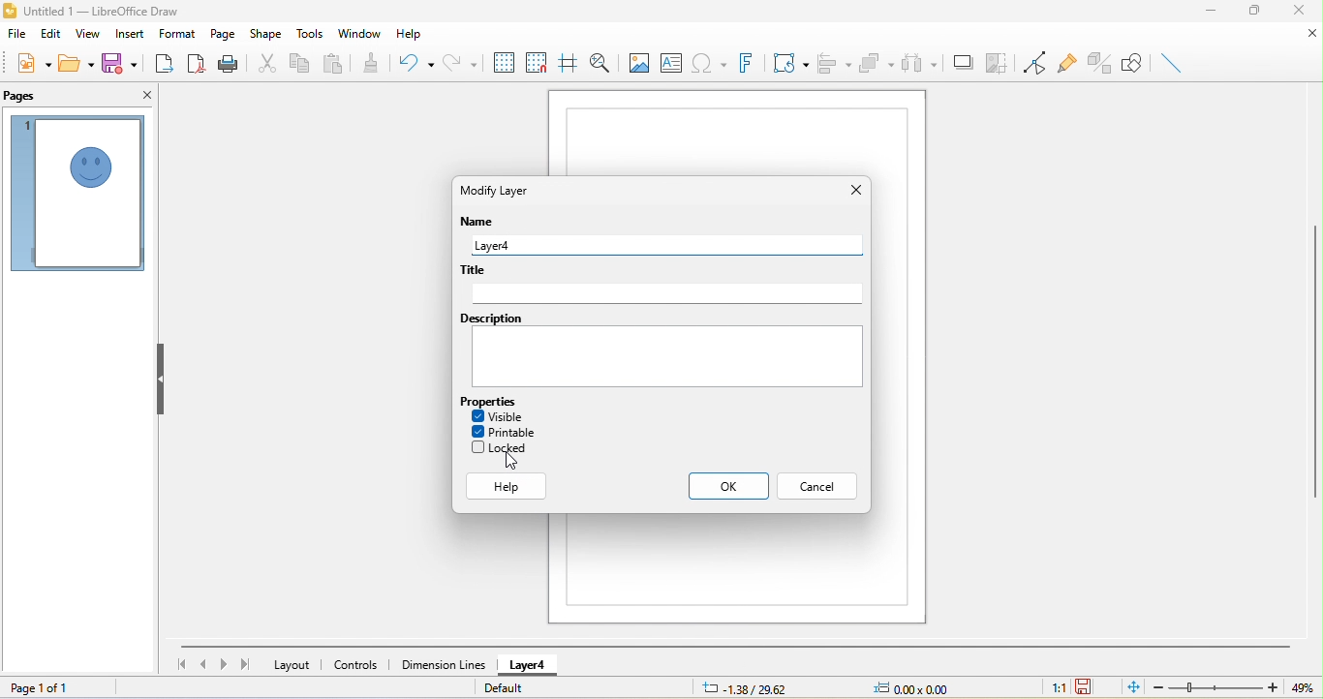  What do you see at coordinates (1069, 63) in the screenshot?
I see `glue point function` at bounding box center [1069, 63].